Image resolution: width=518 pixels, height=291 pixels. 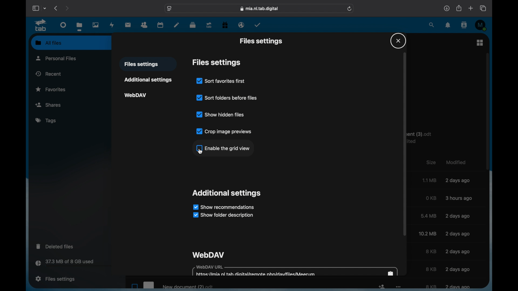 I want to click on modified, so click(x=457, y=269).